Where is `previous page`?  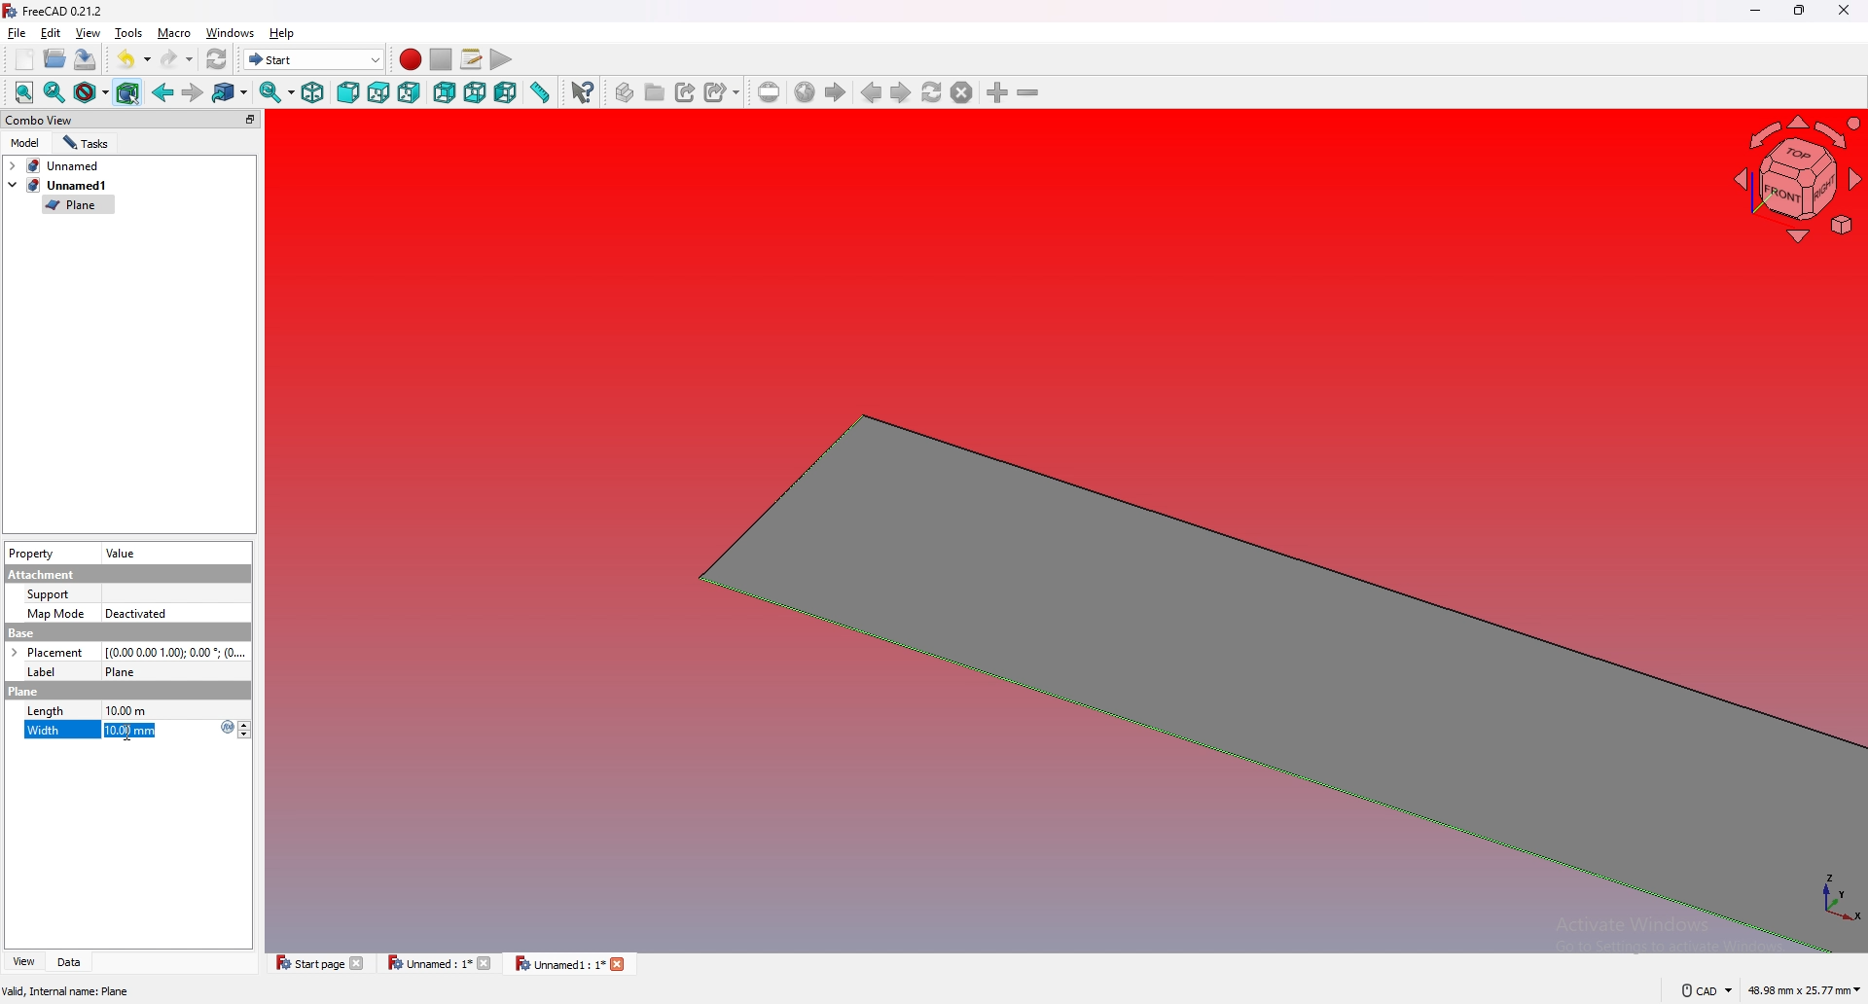
previous page is located at coordinates (873, 92).